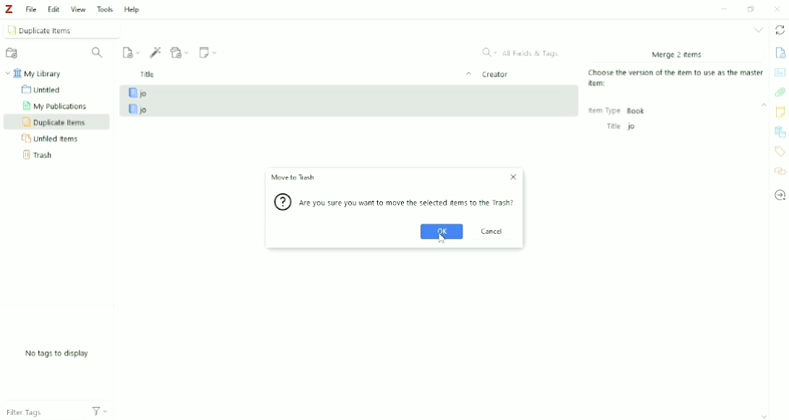 The width and height of the screenshot is (789, 420). What do you see at coordinates (100, 412) in the screenshot?
I see `Actions` at bounding box center [100, 412].